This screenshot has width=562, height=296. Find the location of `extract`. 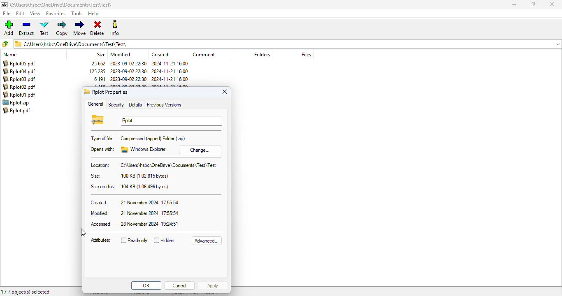

extract is located at coordinates (26, 28).